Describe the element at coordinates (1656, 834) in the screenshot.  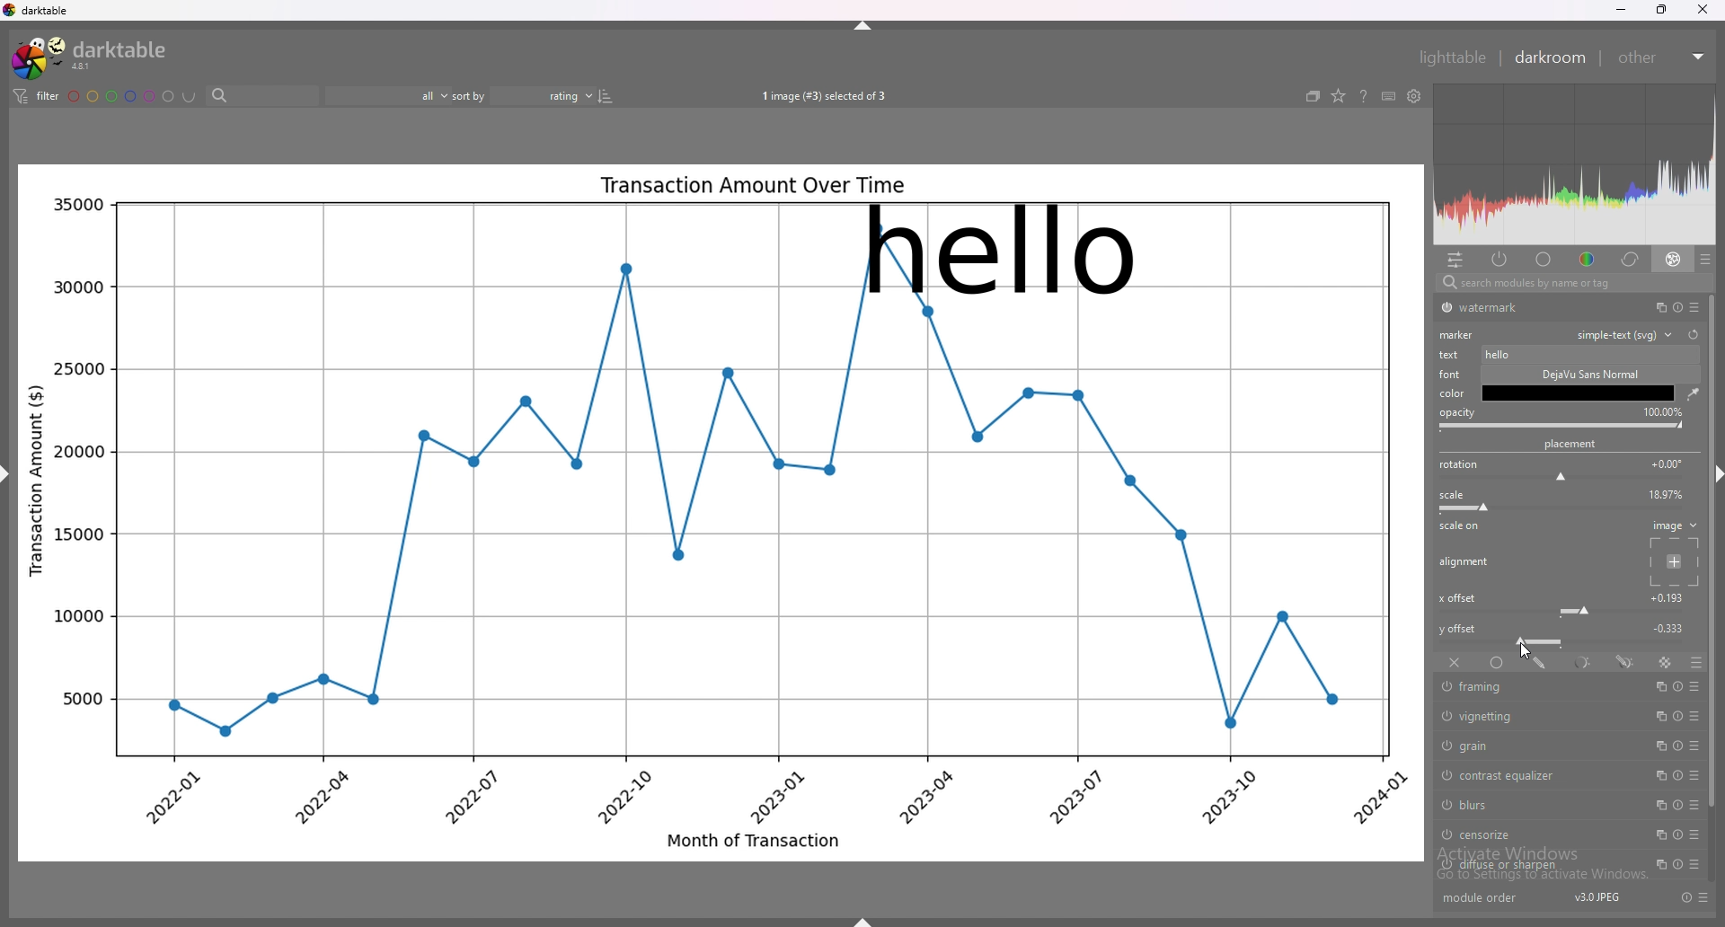
I see `multiple instances action` at that location.